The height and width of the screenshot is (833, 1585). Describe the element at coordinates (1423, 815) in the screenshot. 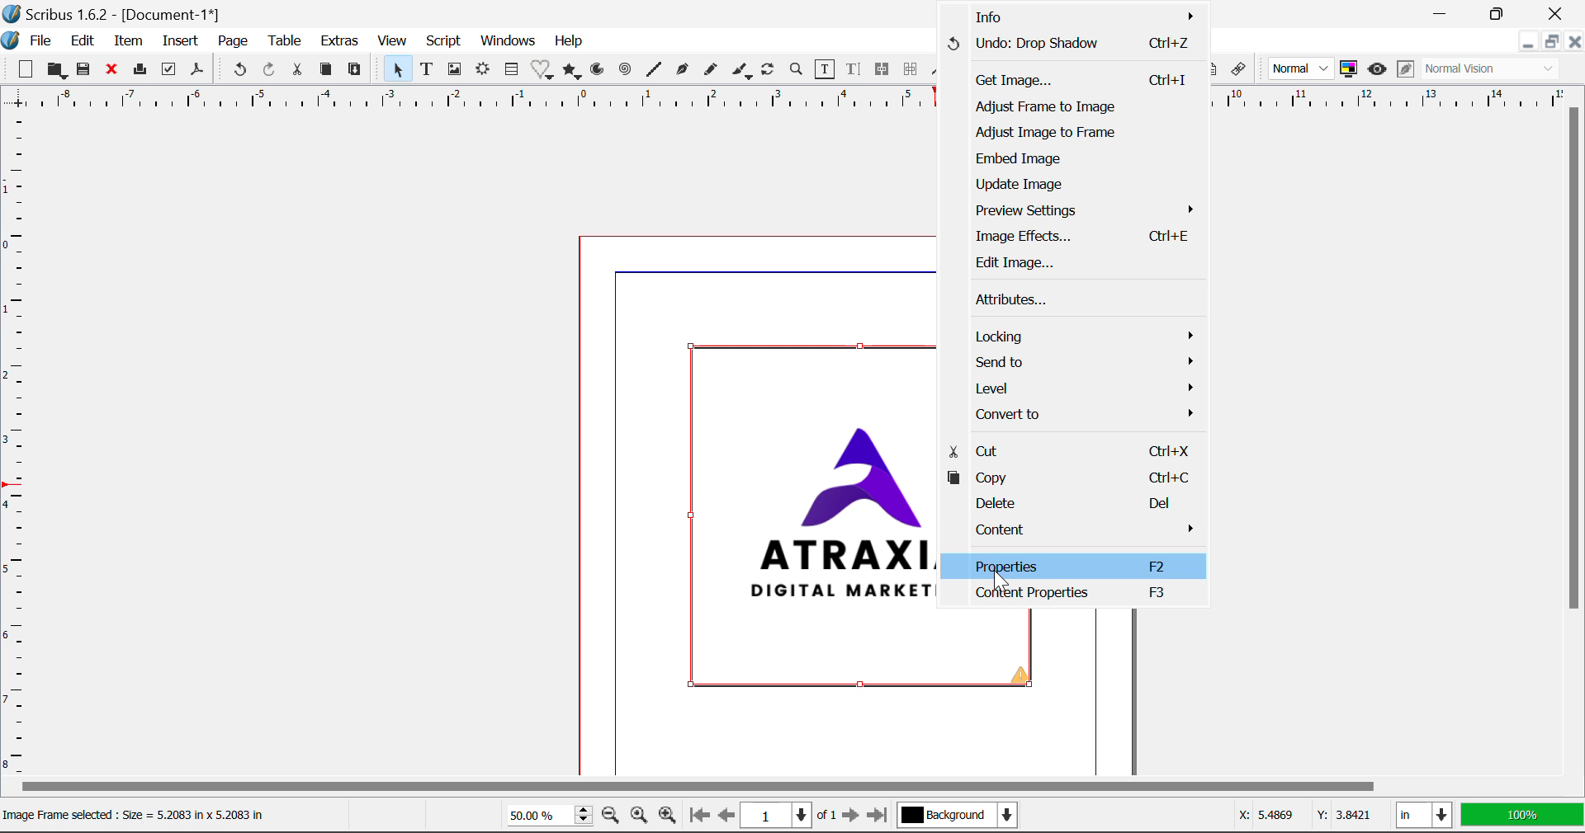

I see `in` at that location.